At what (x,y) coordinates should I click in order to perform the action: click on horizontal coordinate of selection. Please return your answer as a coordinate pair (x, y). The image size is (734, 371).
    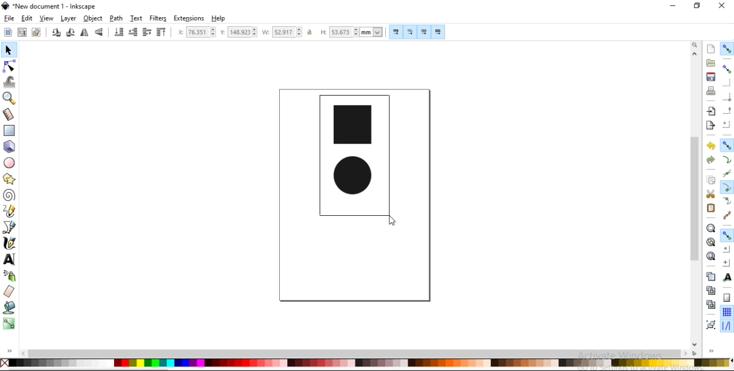
    Looking at the image, I should click on (196, 33).